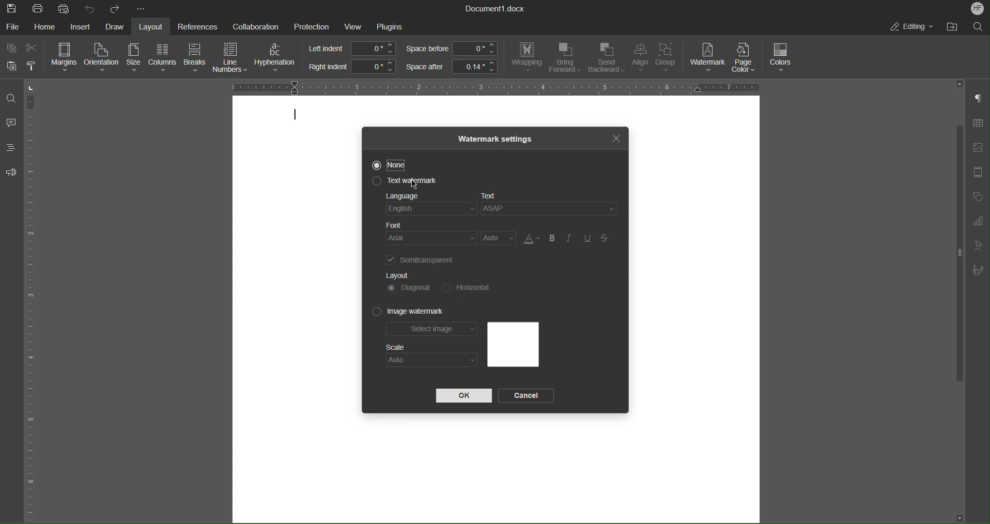 The height and width of the screenshot is (524, 990). What do you see at coordinates (39, 9) in the screenshot?
I see `Print` at bounding box center [39, 9].